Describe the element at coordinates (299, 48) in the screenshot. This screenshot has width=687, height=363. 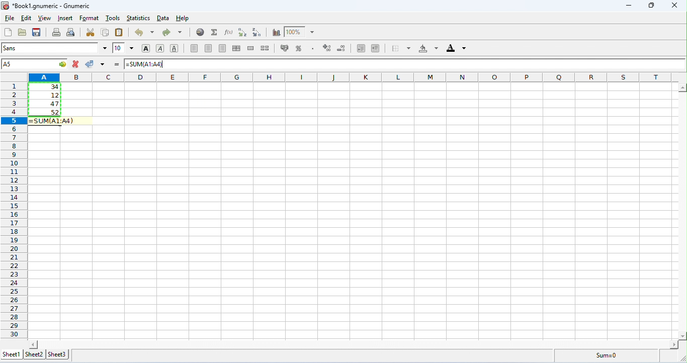
I see `format as percent` at that location.